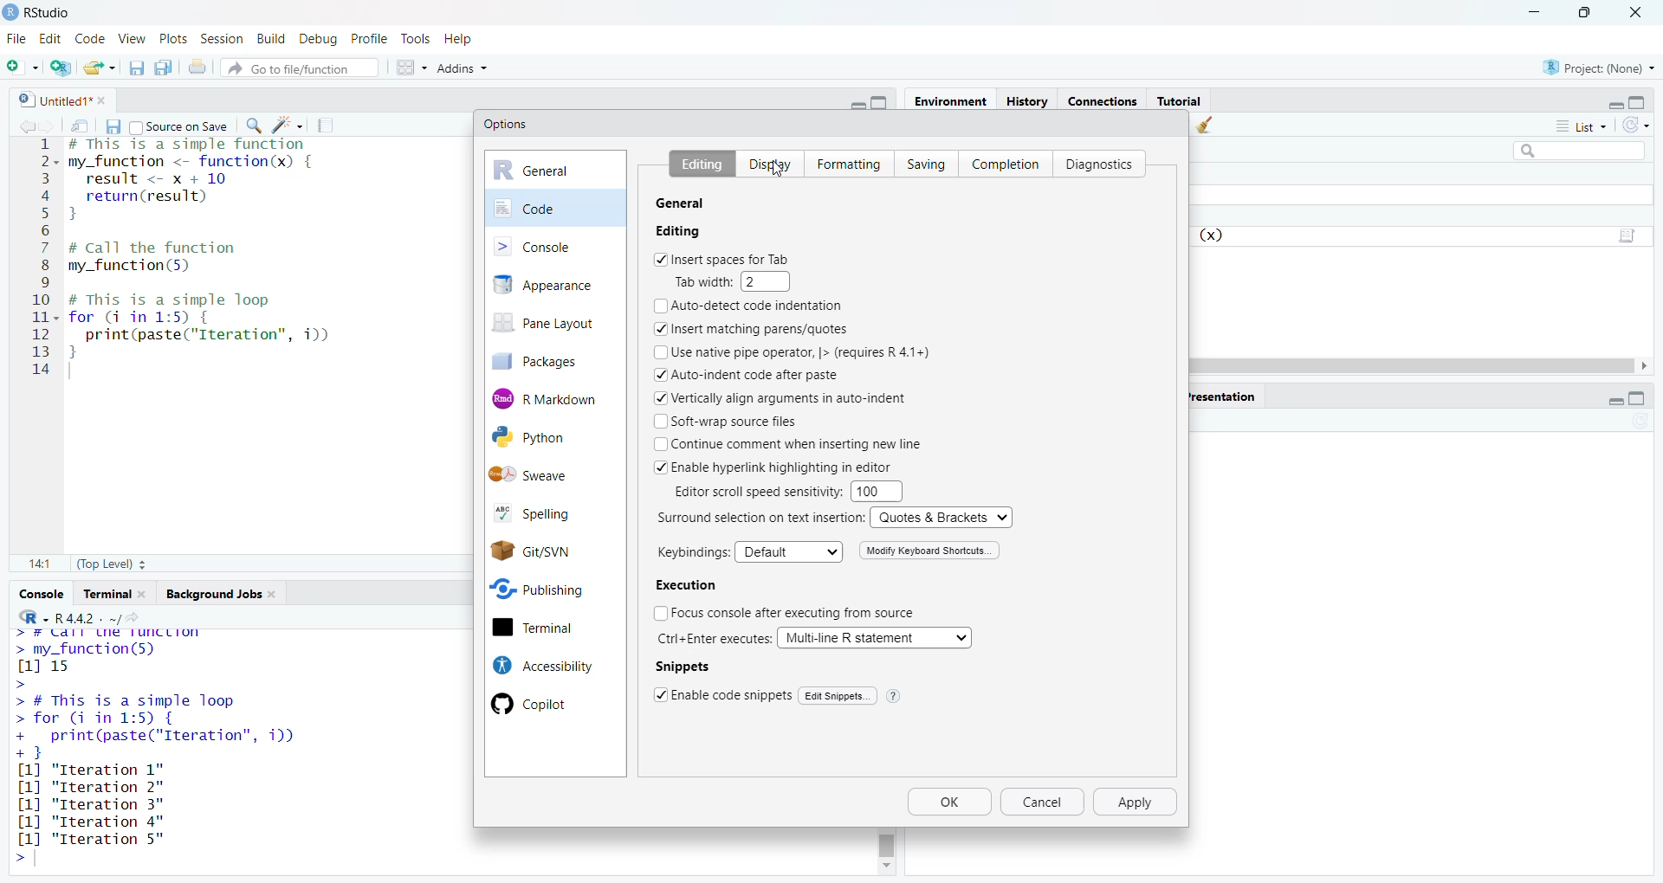  What do you see at coordinates (22, 64) in the screenshot?
I see `new file` at bounding box center [22, 64].